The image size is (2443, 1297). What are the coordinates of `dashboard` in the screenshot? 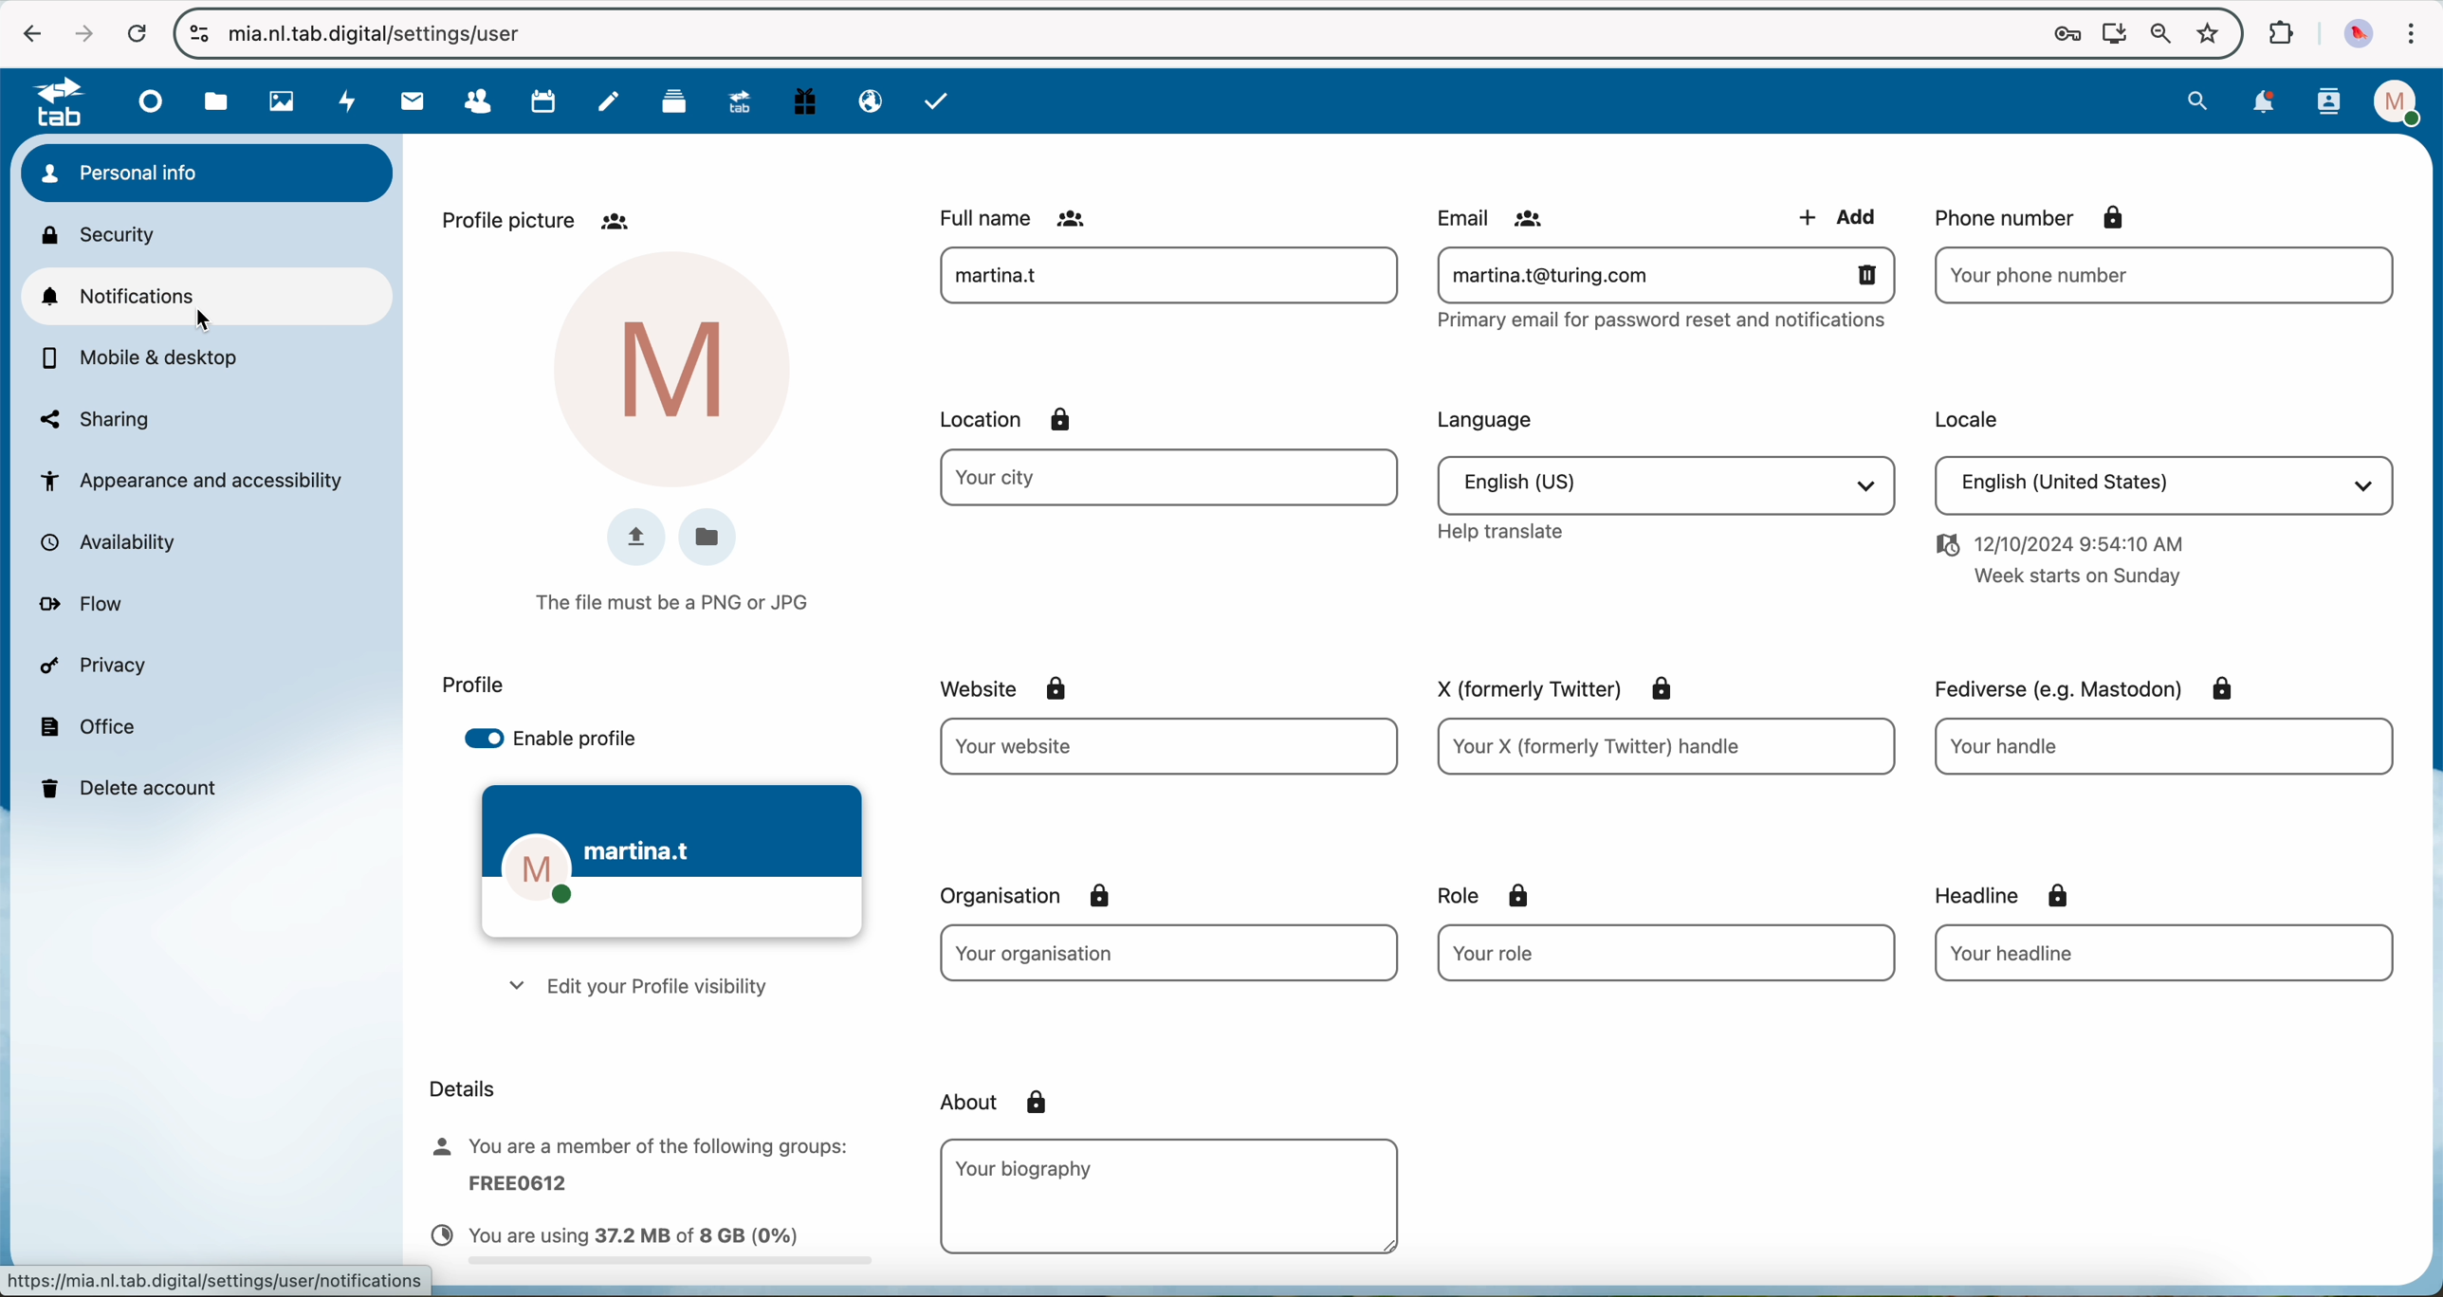 It's located at (153, 108).